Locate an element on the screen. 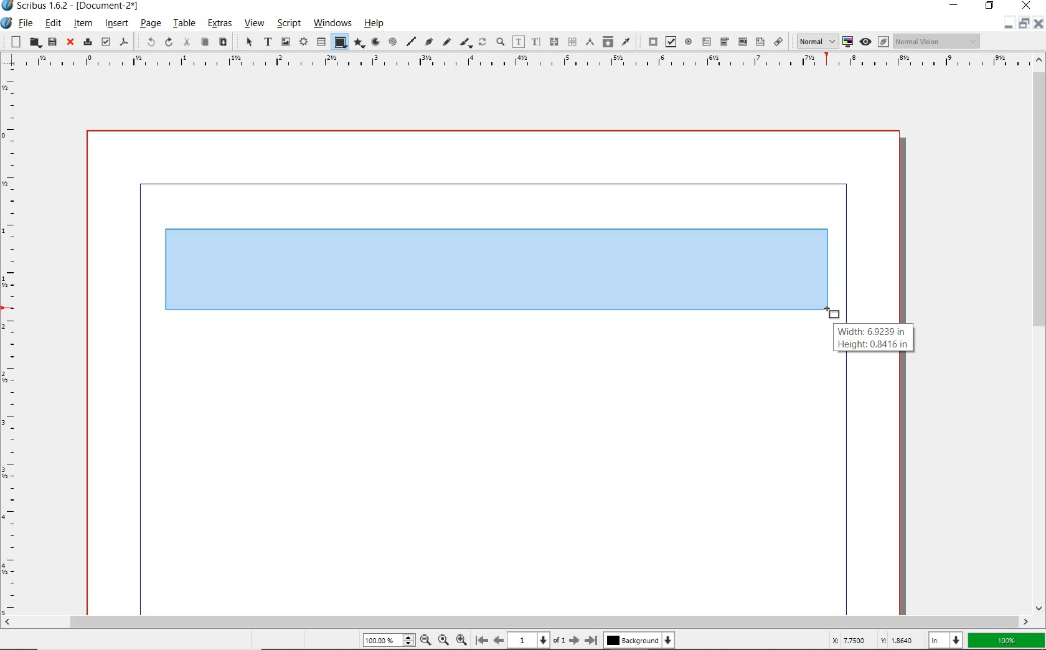  background is located at coordinates (641, 640).